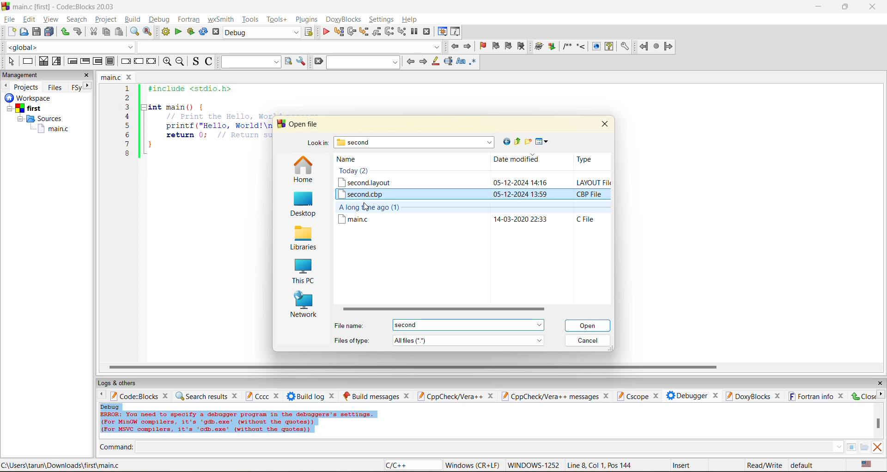 The height and width of the screenshot is (472, 887). I want to click on 3, so click(128, 107).